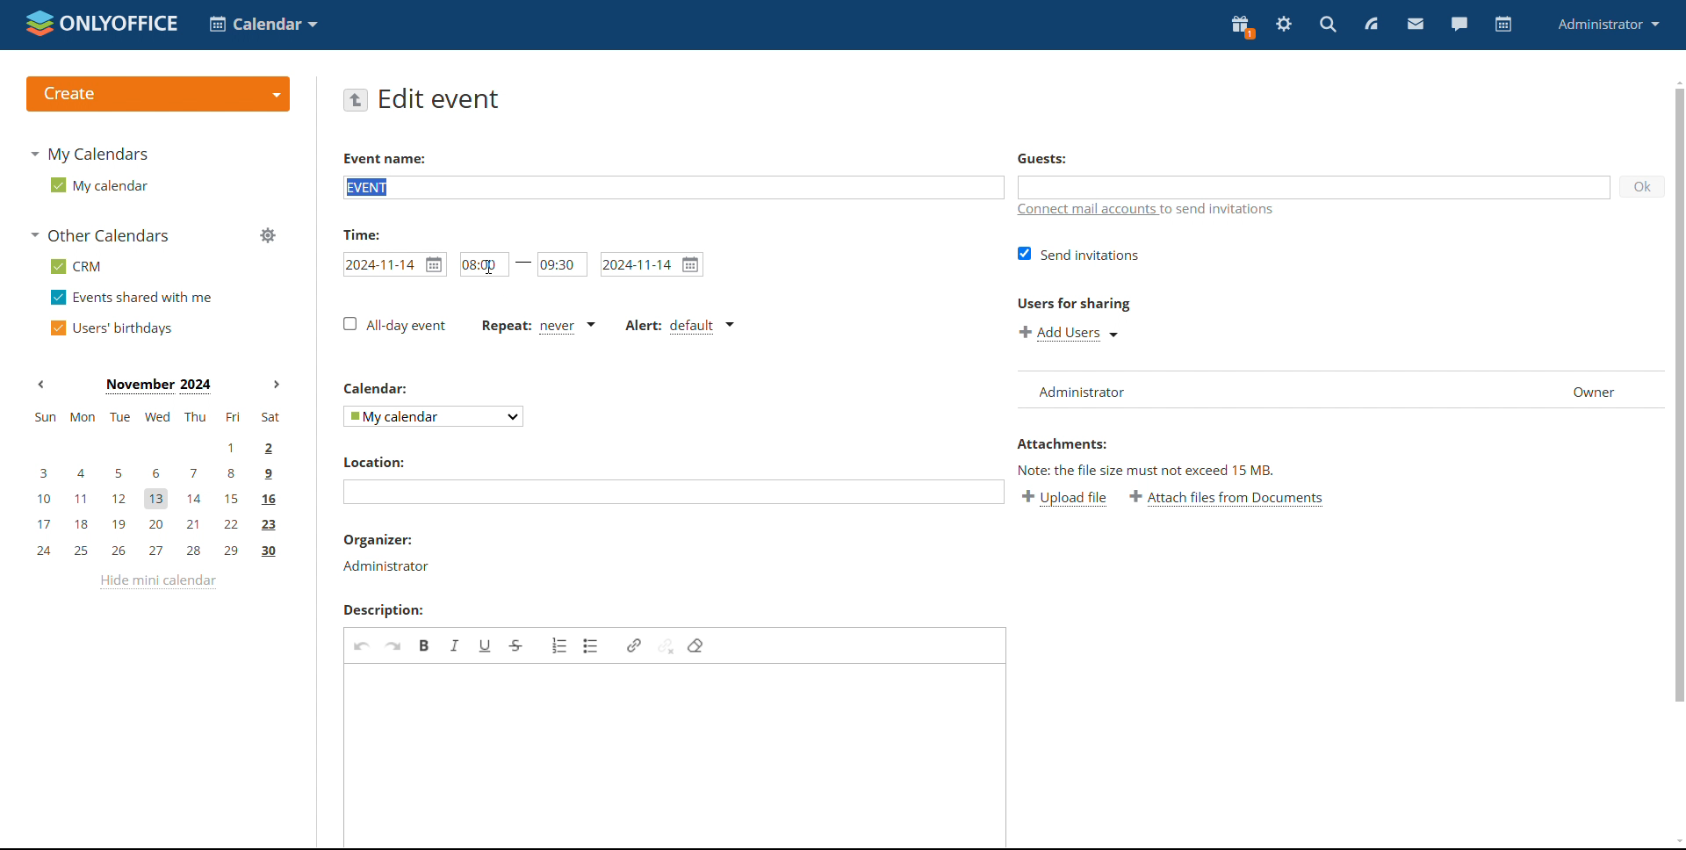  I want to click on time, so click(361, 234).